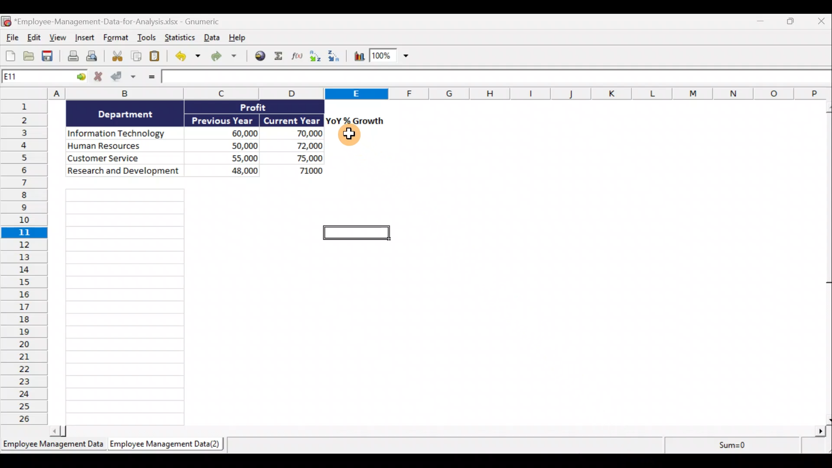  I want to click on Scroll bar, so click(438, 432).